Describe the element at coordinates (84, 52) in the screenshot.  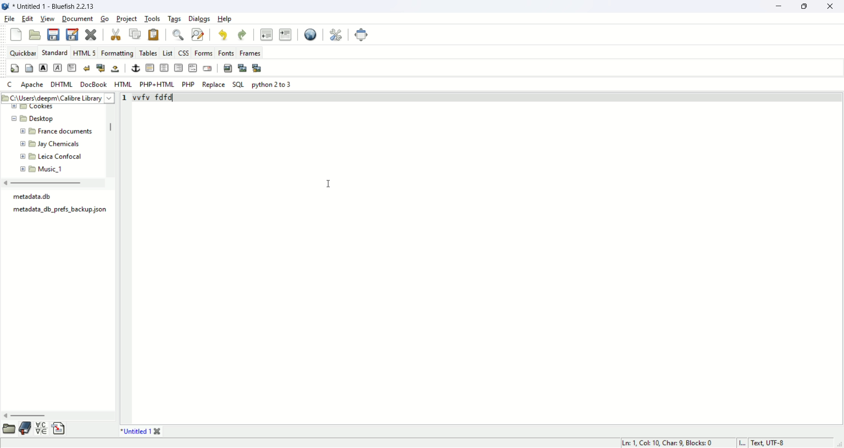
I see `HTML 5` at that location.